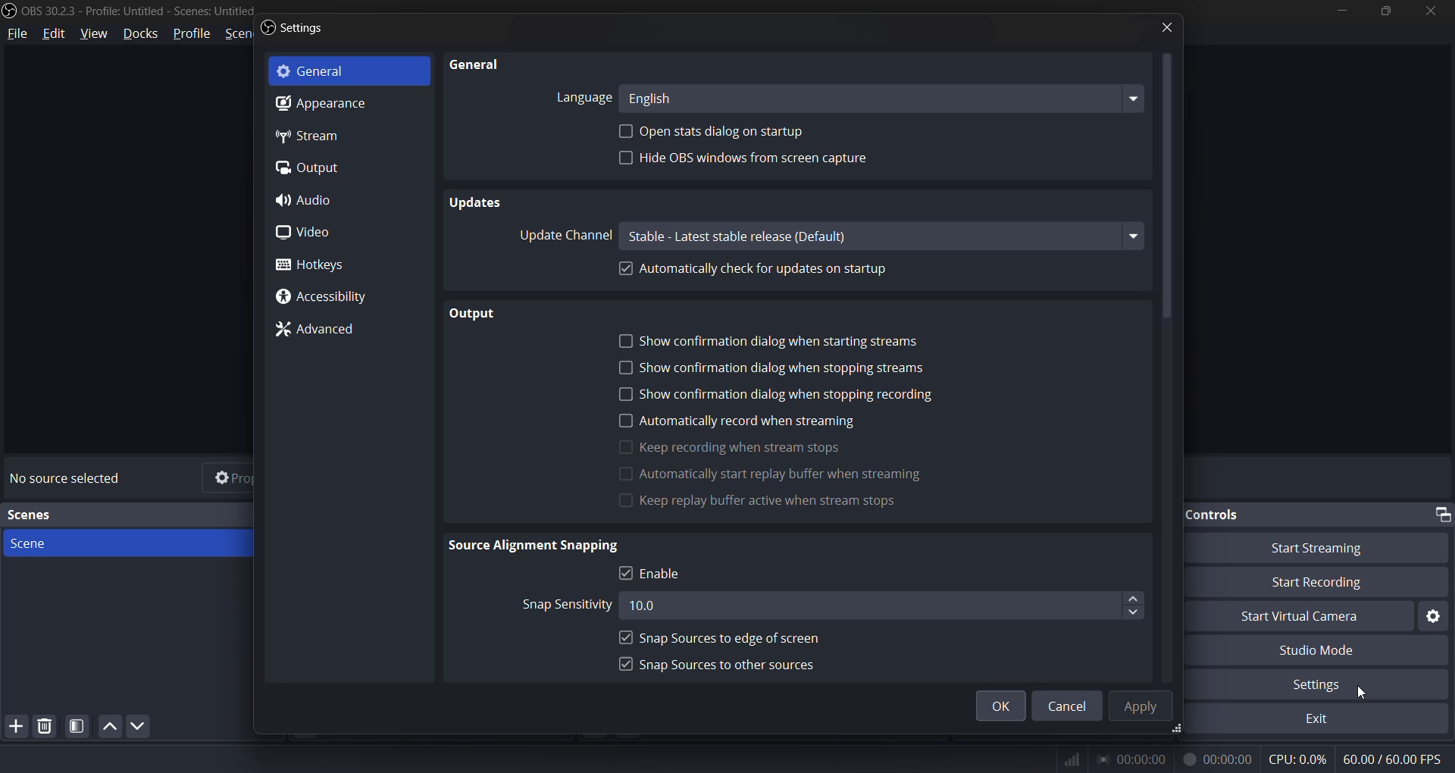  What do you see at coordinates (144, 34) in the screenshot?
I see `docks` at bounding box center [144, 34].